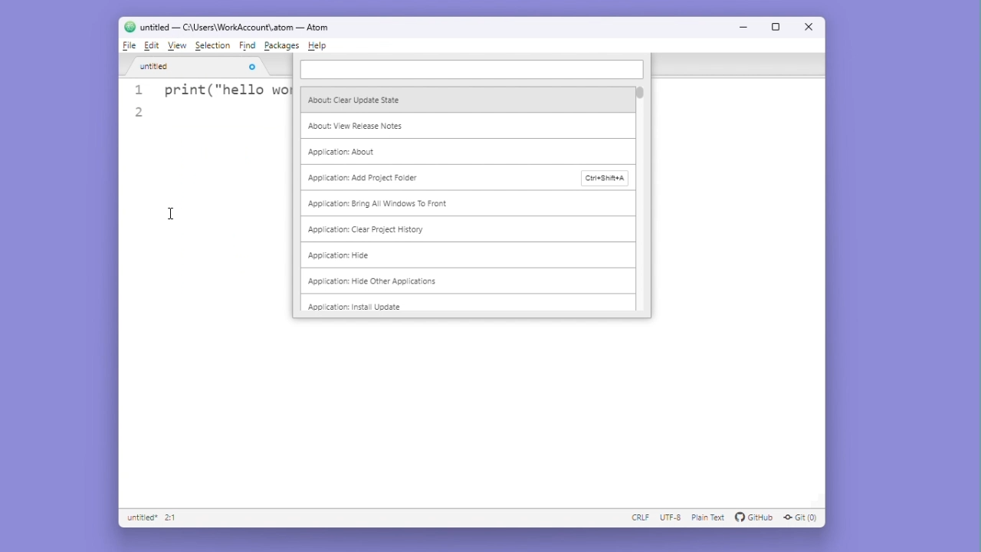  I want to click on ‘untitled — CA\Users\WorkAccount\ atom — Atom, so click(226, 27).